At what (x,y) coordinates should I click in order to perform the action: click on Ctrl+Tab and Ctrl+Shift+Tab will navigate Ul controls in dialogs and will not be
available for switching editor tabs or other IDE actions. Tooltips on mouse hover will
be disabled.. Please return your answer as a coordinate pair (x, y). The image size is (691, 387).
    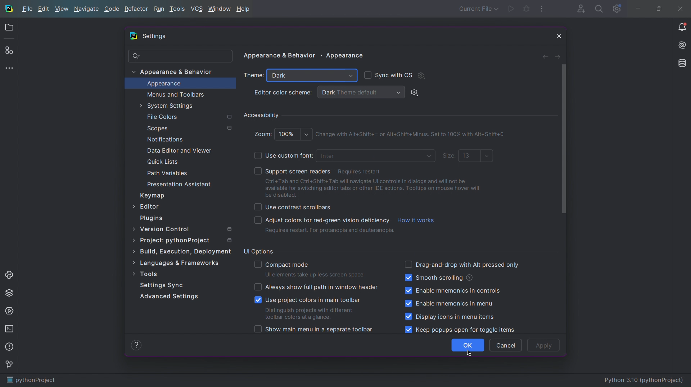
    Looking at the image, I should click on (376, 188).